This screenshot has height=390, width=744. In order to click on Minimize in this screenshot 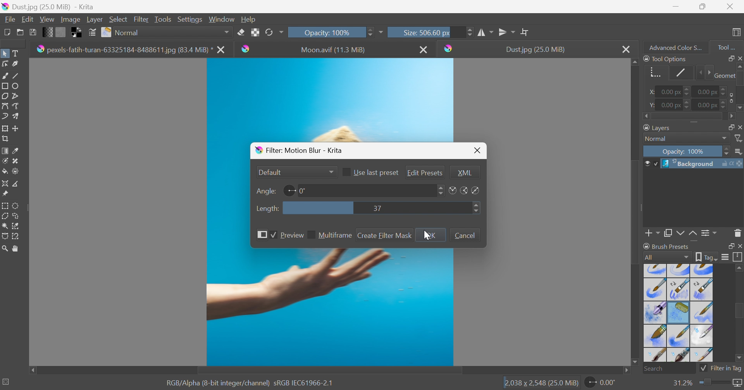, I will do `click(675, 6)`.